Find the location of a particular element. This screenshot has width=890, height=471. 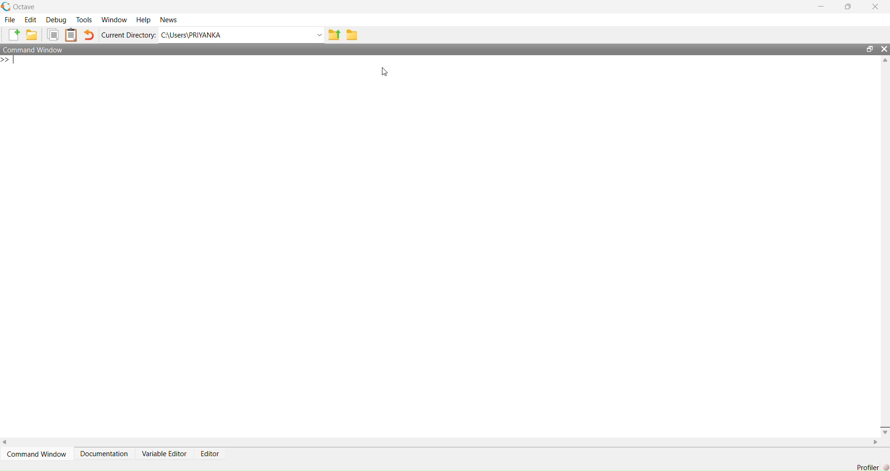

Command Window is located at coordinates (39, 454).